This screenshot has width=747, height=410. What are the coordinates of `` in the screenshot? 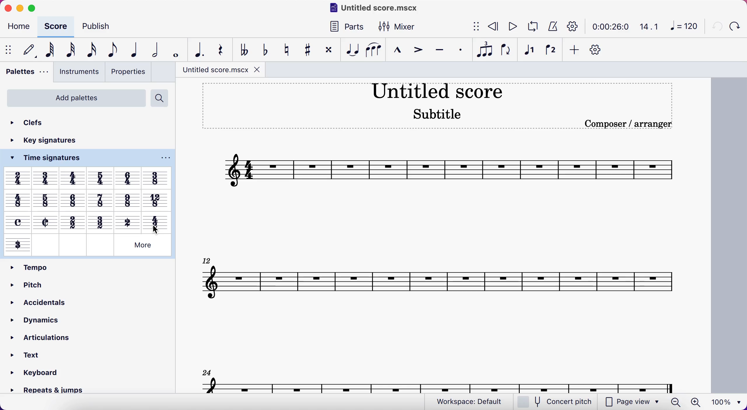 It's located at (128, 221).